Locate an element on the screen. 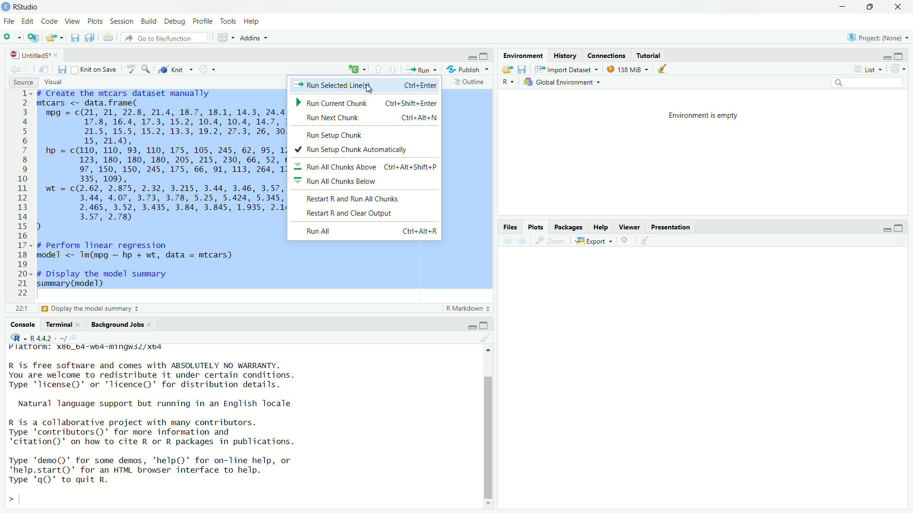 The image size is (913, 513). Run Current Chunk is located at coordinates (331, 103).